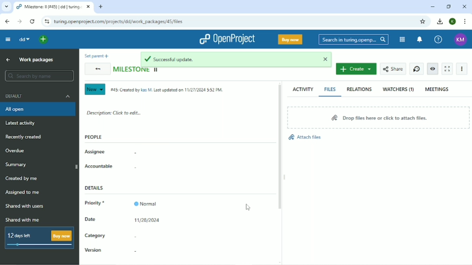  Describe the element at coordinates (433, 6) in the screenshot. I see `Minimize` at that location.